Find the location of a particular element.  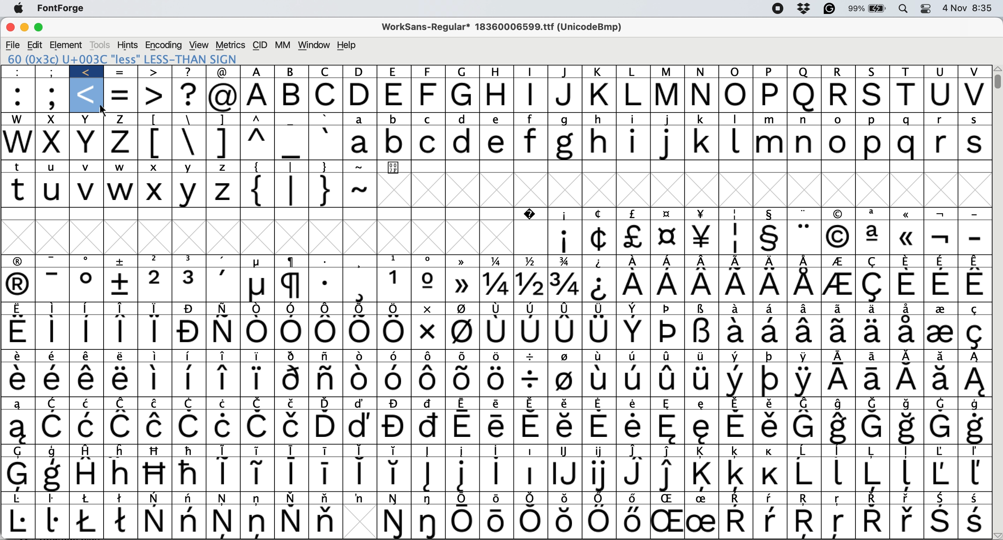

Y is located at coordinates (191, 191).